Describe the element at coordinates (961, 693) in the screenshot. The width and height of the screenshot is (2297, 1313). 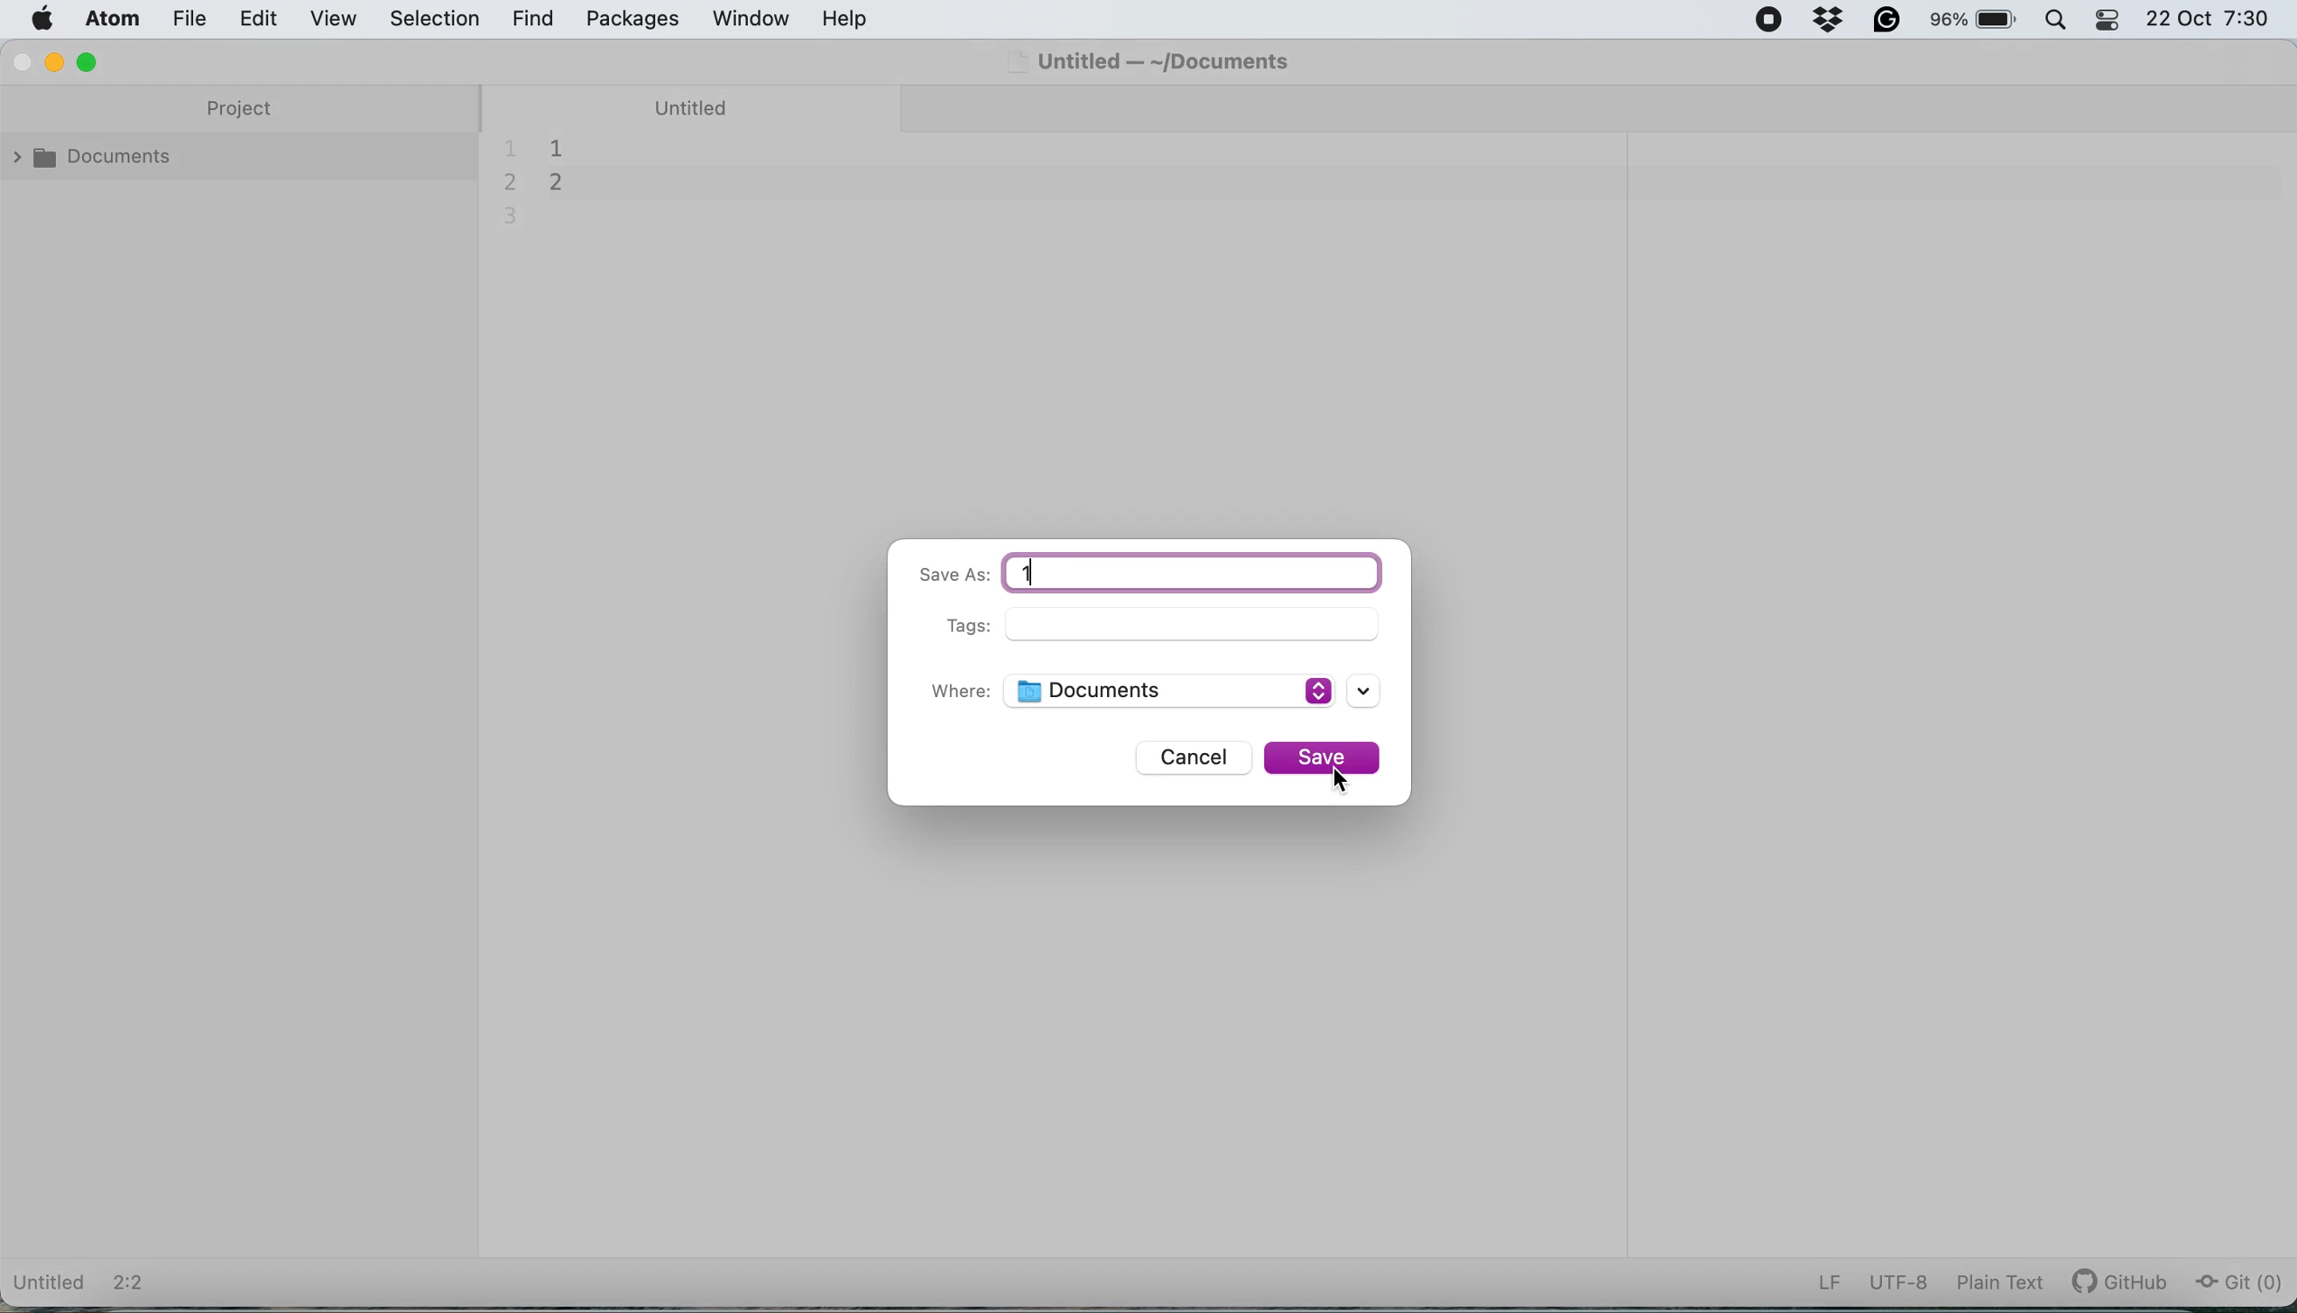
I see `Where:` at that location.